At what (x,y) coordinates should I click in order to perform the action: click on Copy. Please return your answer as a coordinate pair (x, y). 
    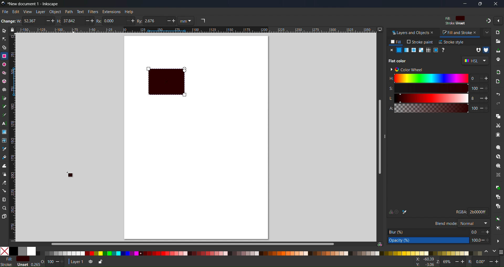
    Looking at the image, I should click on (498, 115).